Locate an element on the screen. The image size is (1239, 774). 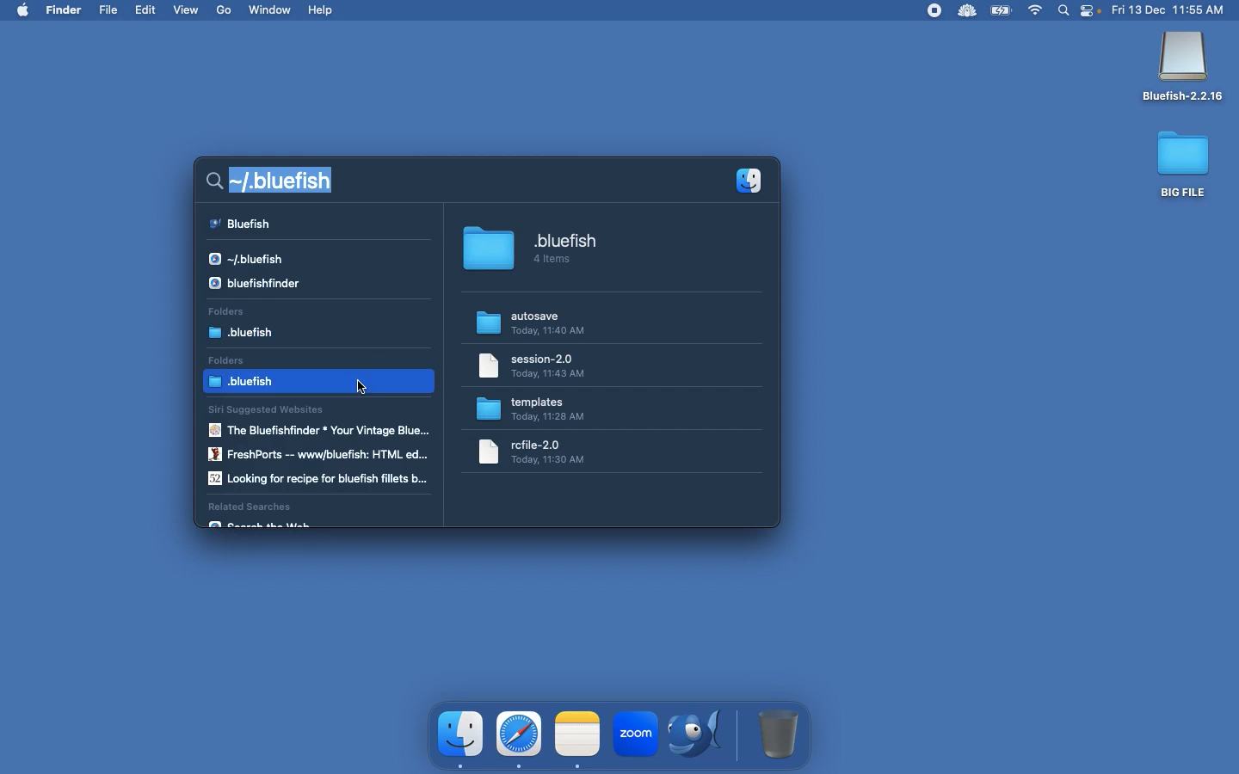
View is located at coordinates (188, 9).